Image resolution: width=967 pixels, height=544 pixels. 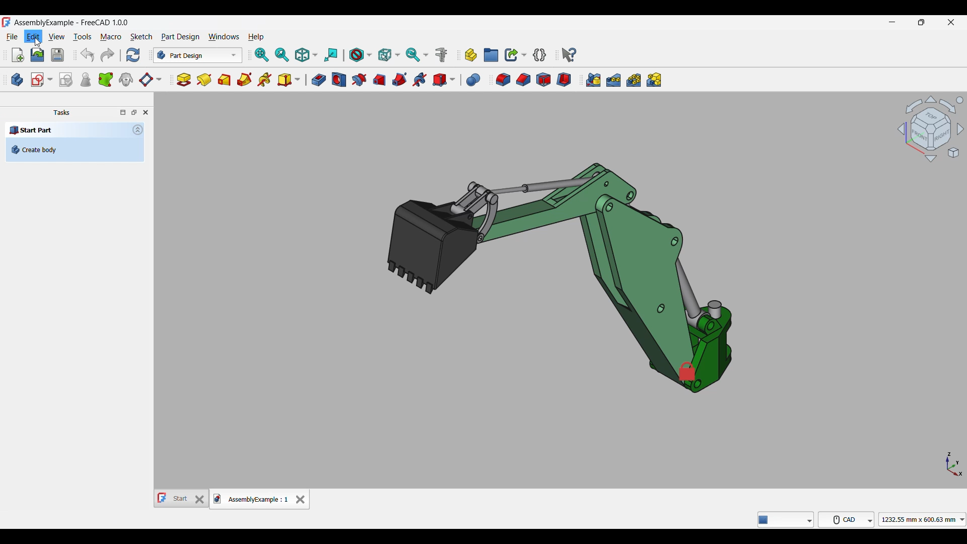 What do you see at coordinates (892, 22) in the screenshot?
I see `Minimize` at bounding box center [892, 22].